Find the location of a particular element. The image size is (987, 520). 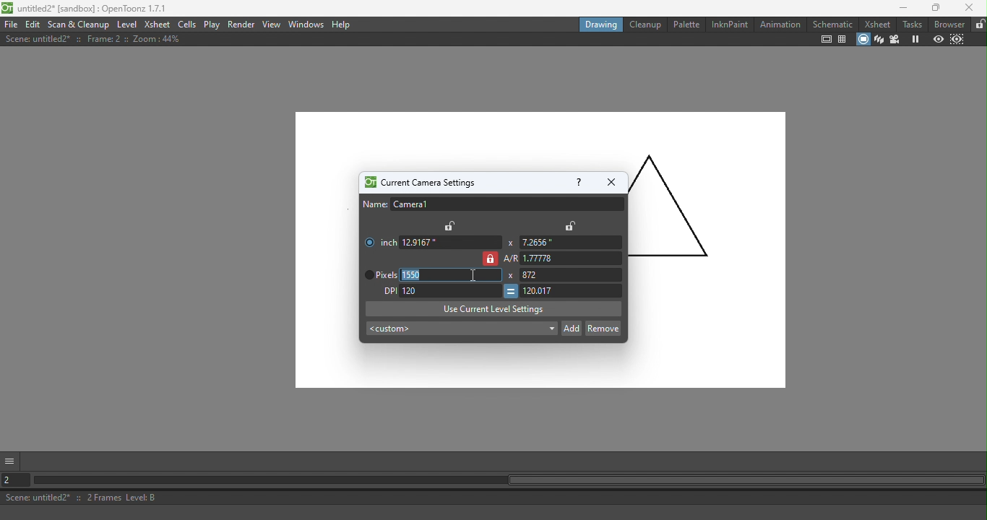

Lock is located at coordinates (451, 225).